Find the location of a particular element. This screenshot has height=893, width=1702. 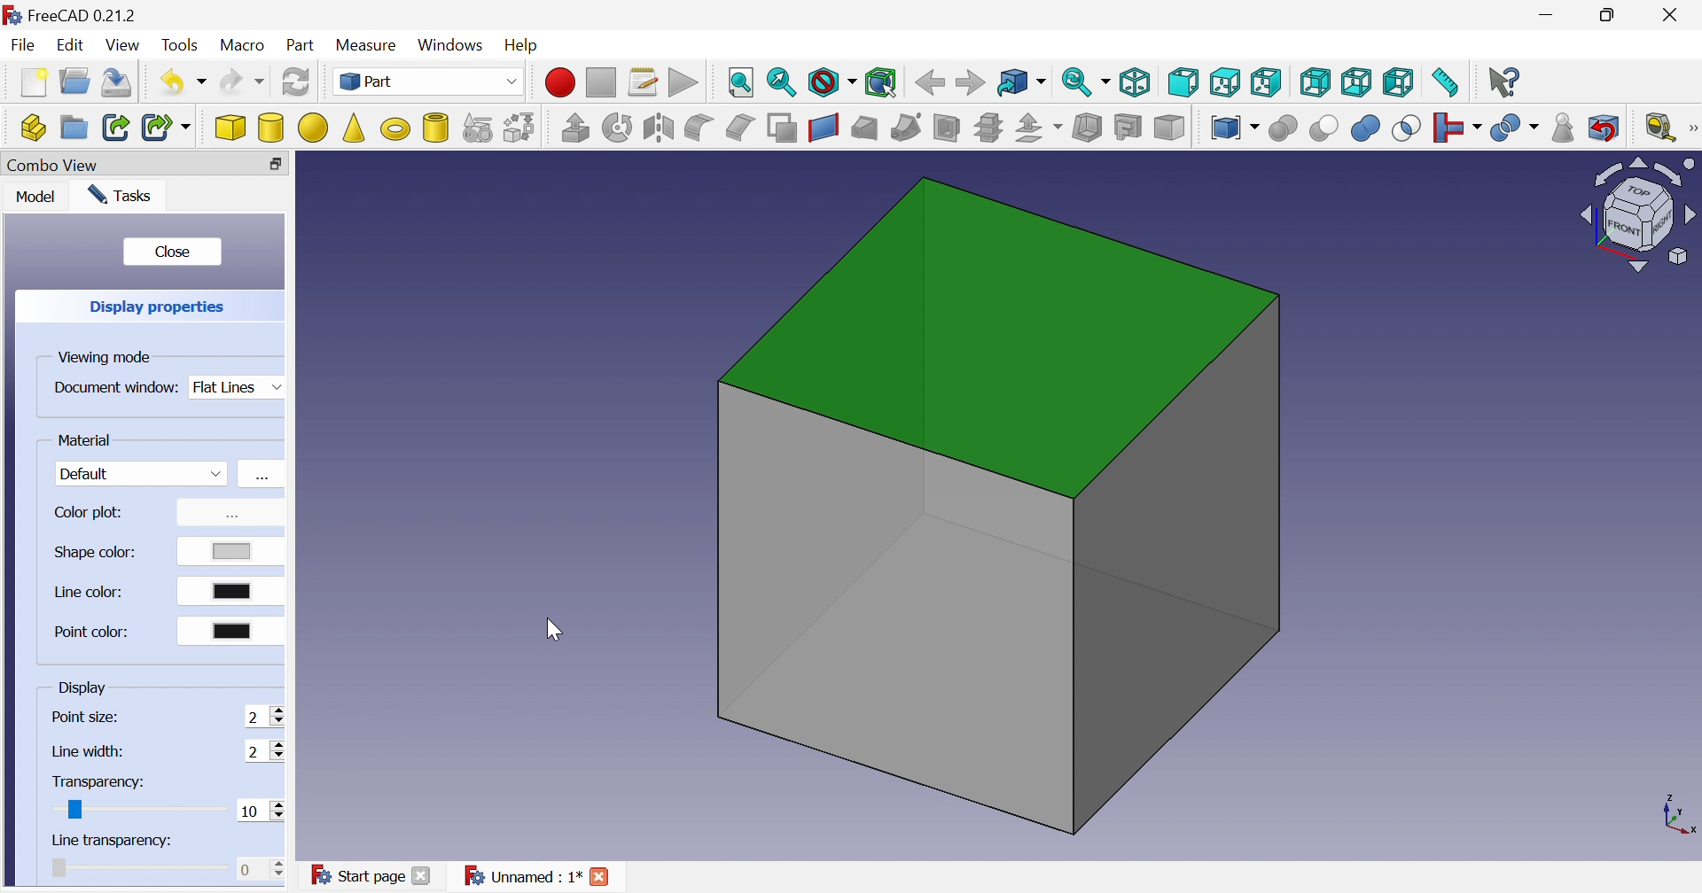

Display properties is located at coordinates (163, 306).